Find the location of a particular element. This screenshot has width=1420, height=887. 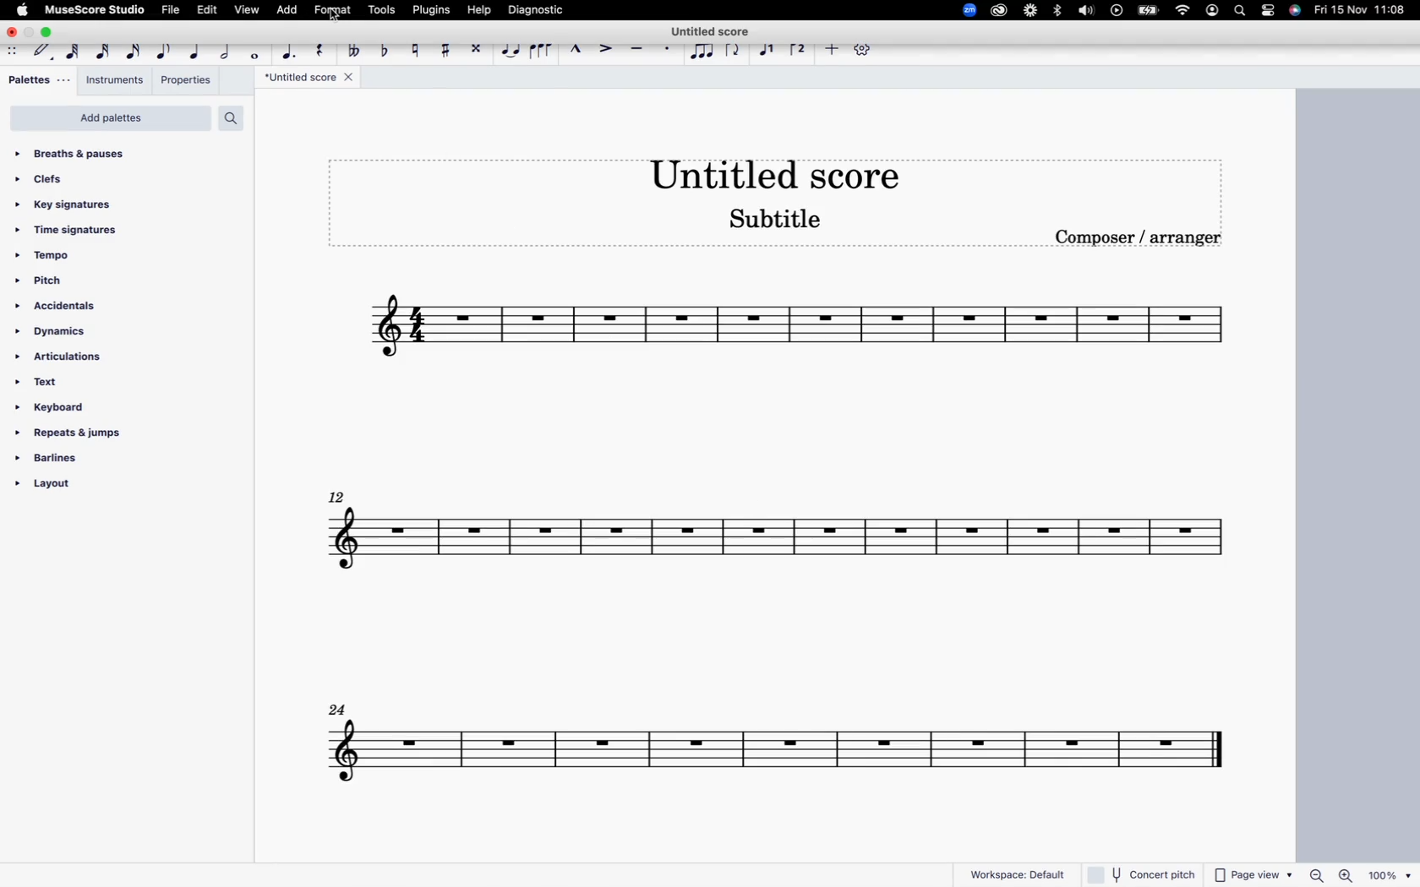

layout is located at coordinates (47, 485).